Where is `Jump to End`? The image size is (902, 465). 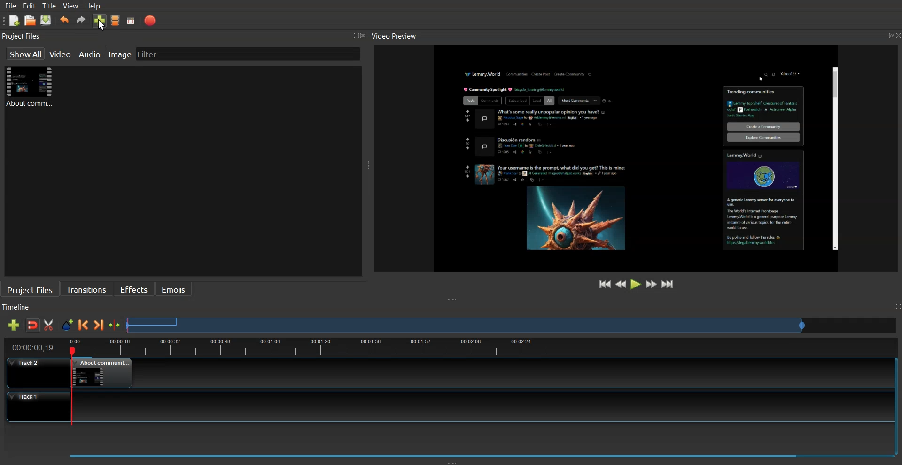
Jump to End is located at coordinates (668, 284).